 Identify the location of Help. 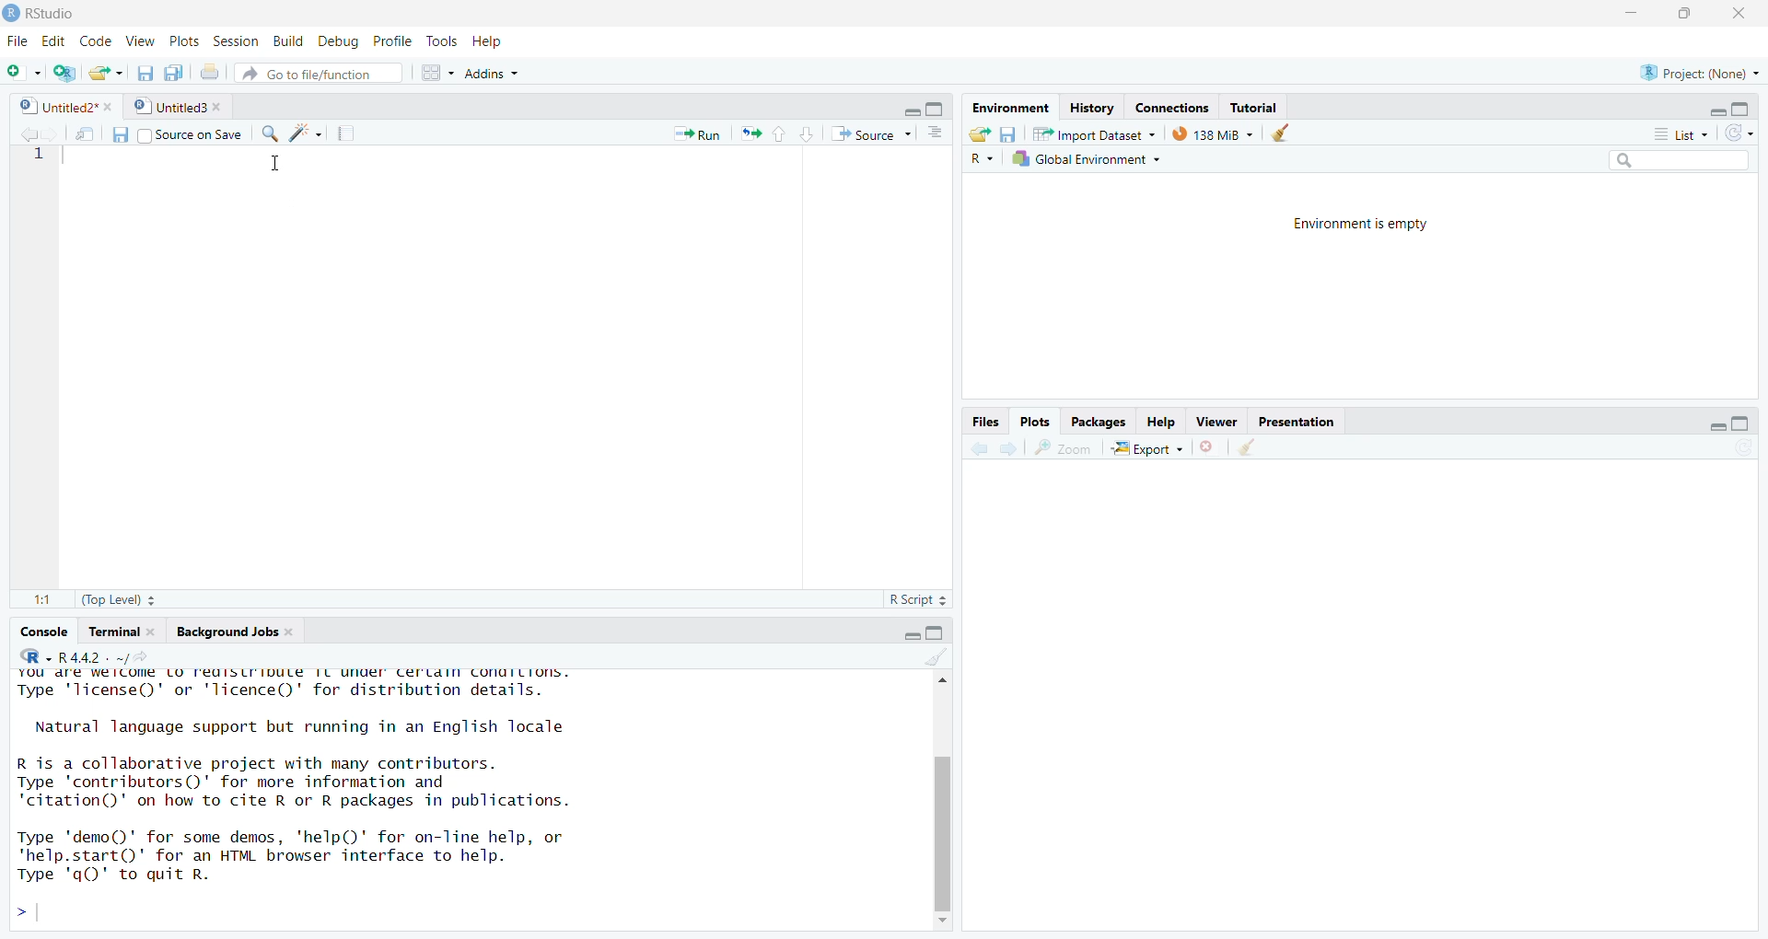
(1154, 422).